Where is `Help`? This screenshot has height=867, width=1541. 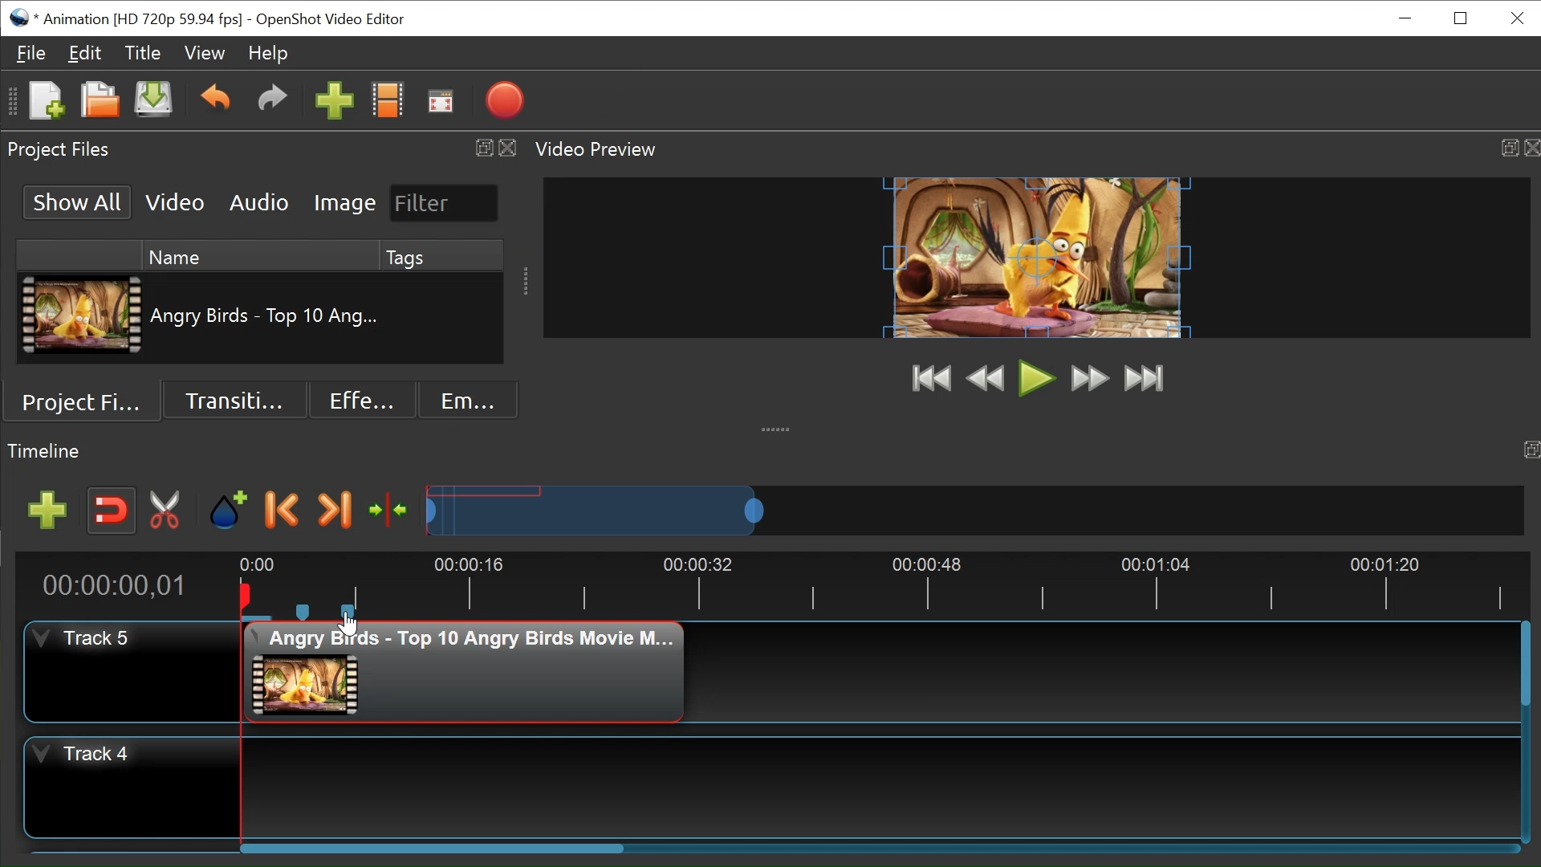 Help is located at coordinates (267, 55).